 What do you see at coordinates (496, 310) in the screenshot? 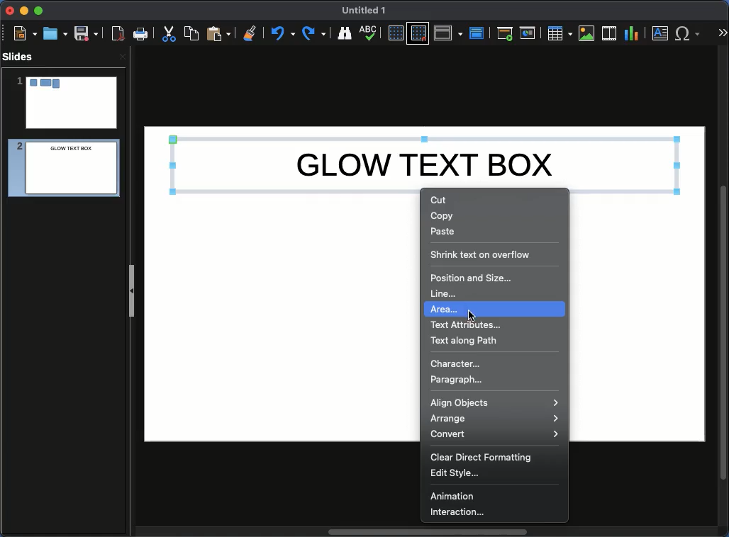
I see `Area` at bounding box center [496, 310].